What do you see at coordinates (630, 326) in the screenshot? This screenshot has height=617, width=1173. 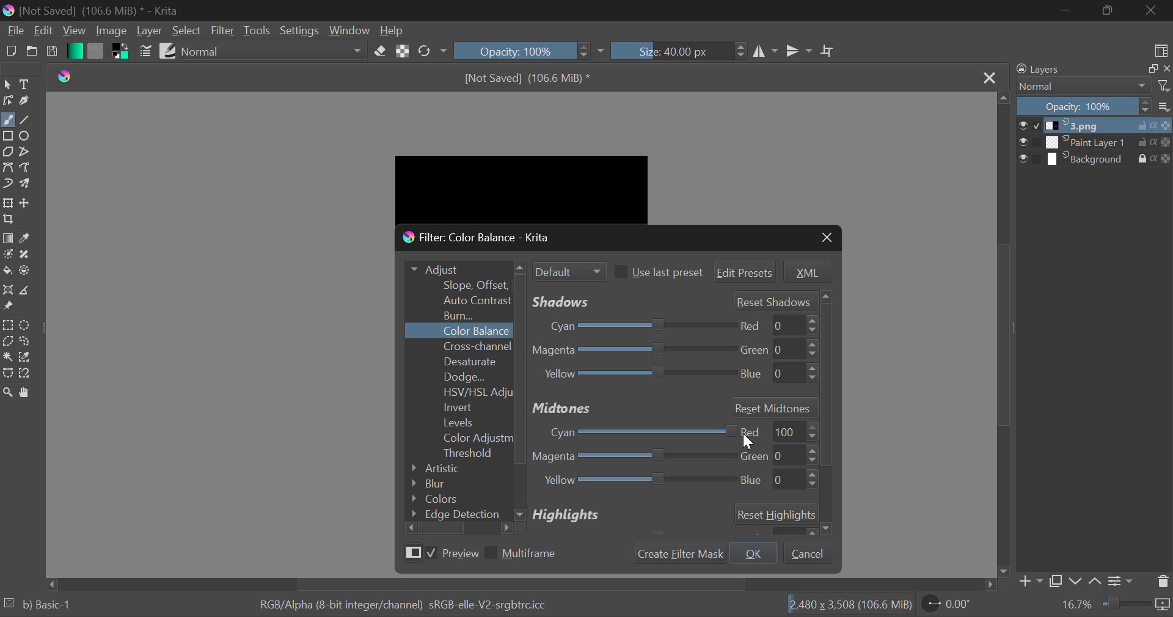 I see `Cyan-Red Slider` at bounding box center [630, 326].